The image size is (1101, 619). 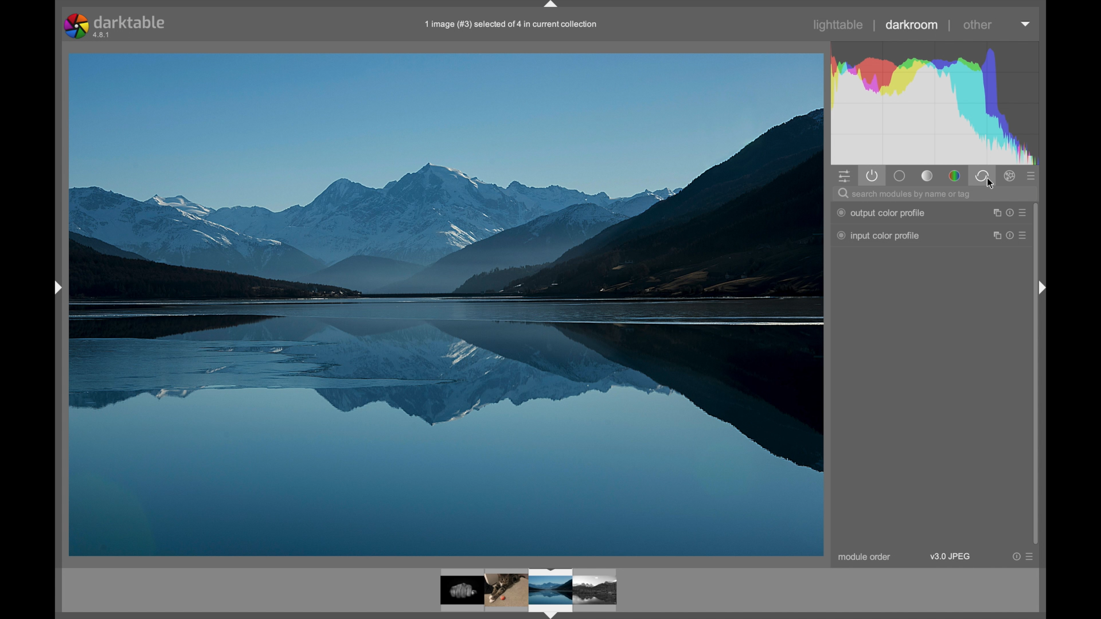 What do you see at coordinates (1043, 288) in the screenshot?
I see `drag handle` at bounding box center [1043, 288].